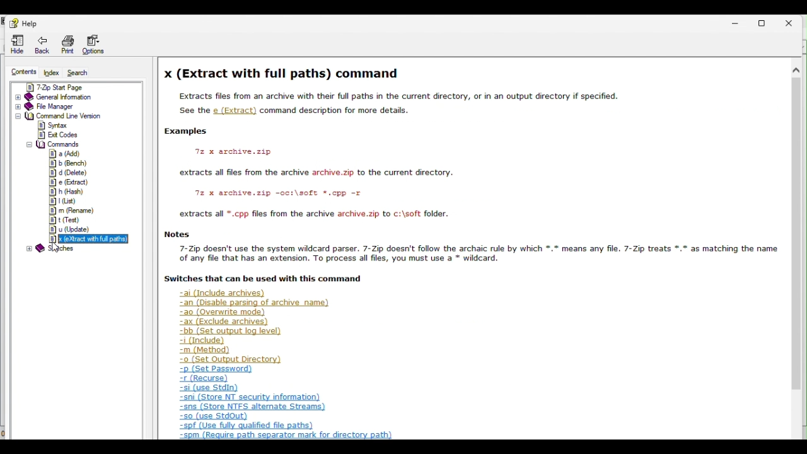  Describe the element at coordinates (214, 417) in the screenshot. I see `-so` at that location.